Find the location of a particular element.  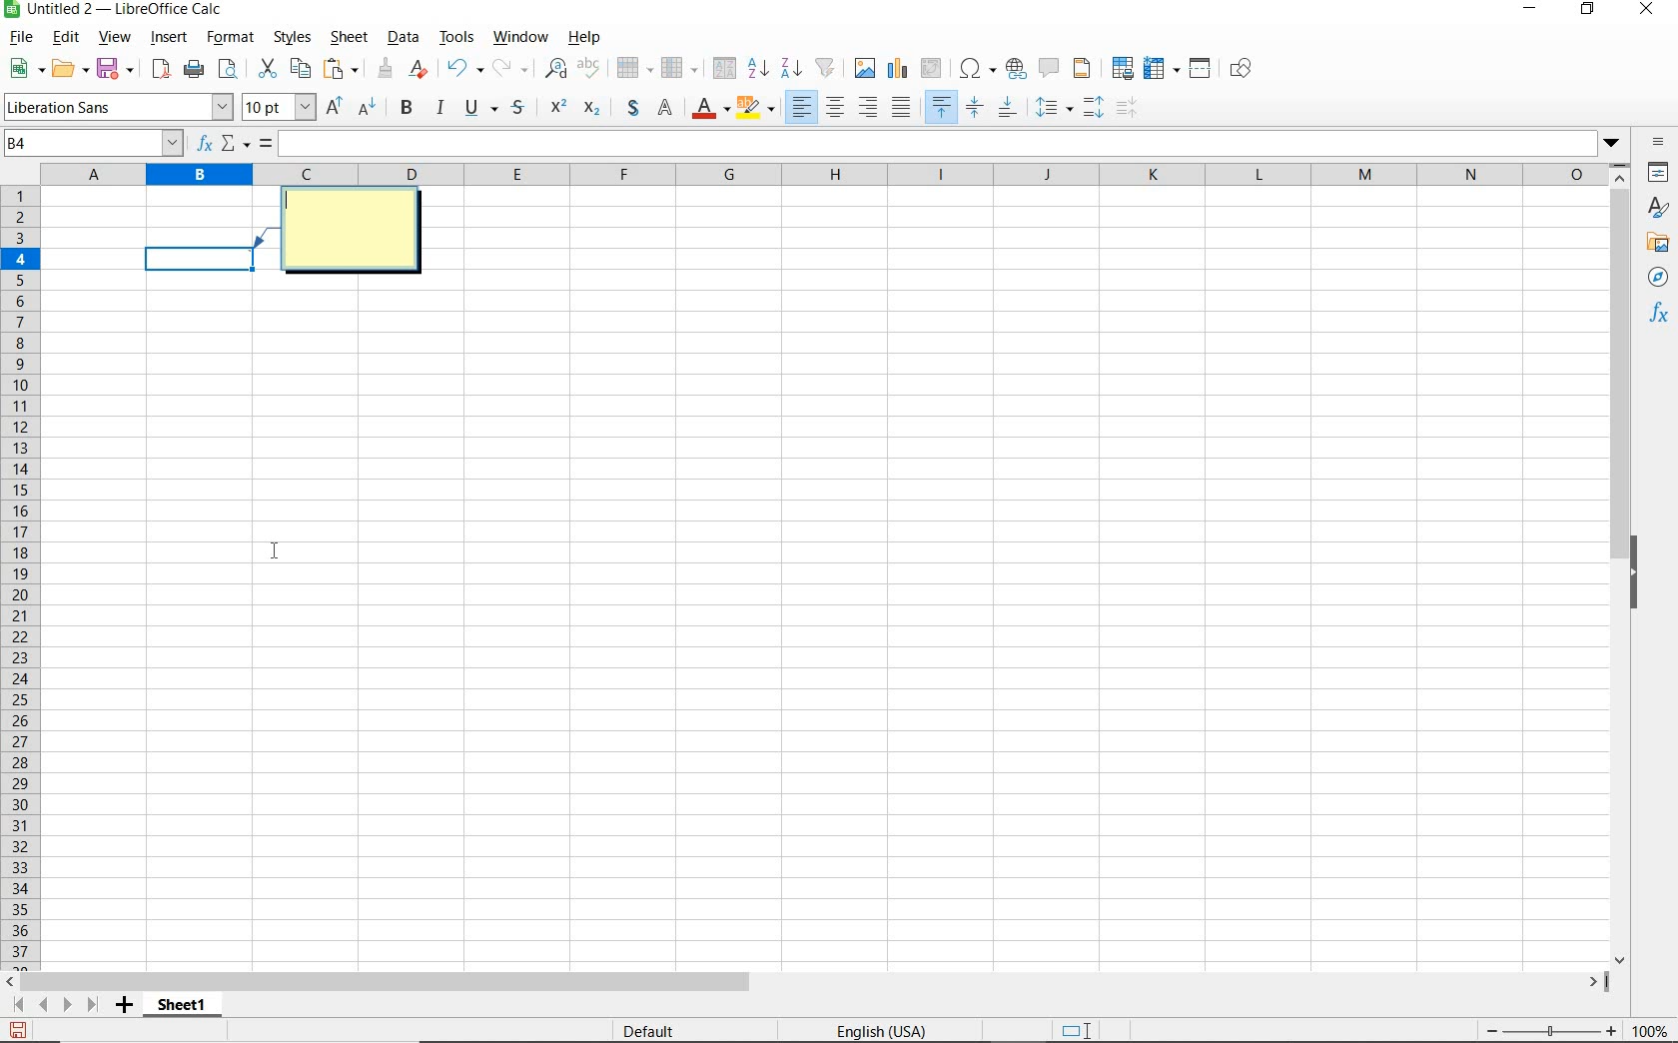

align bottom is located at coordinates (1011, 108).